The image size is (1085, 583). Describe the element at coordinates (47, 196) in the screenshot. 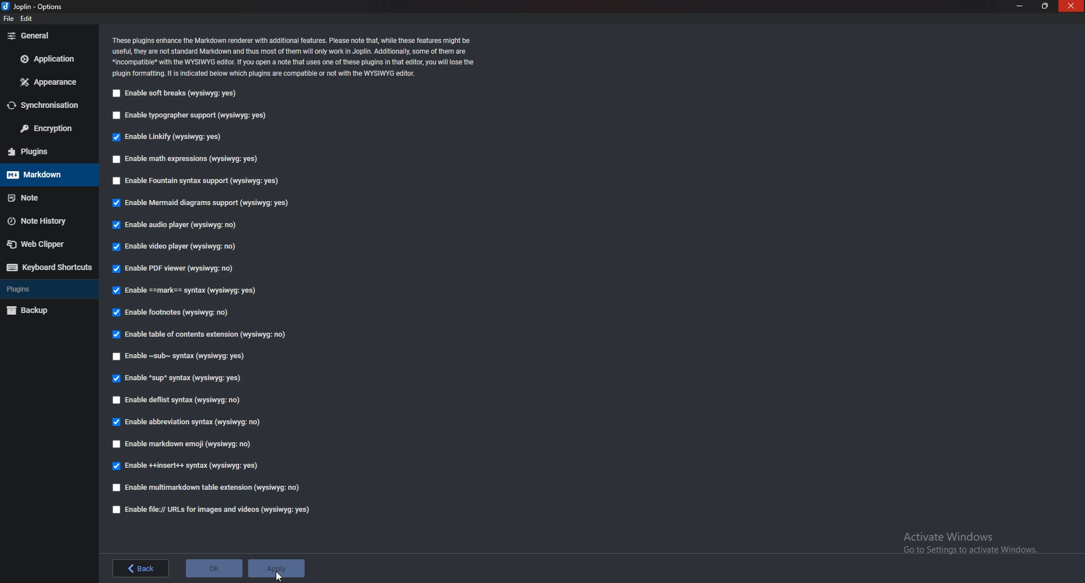

I see `Note` at that location.